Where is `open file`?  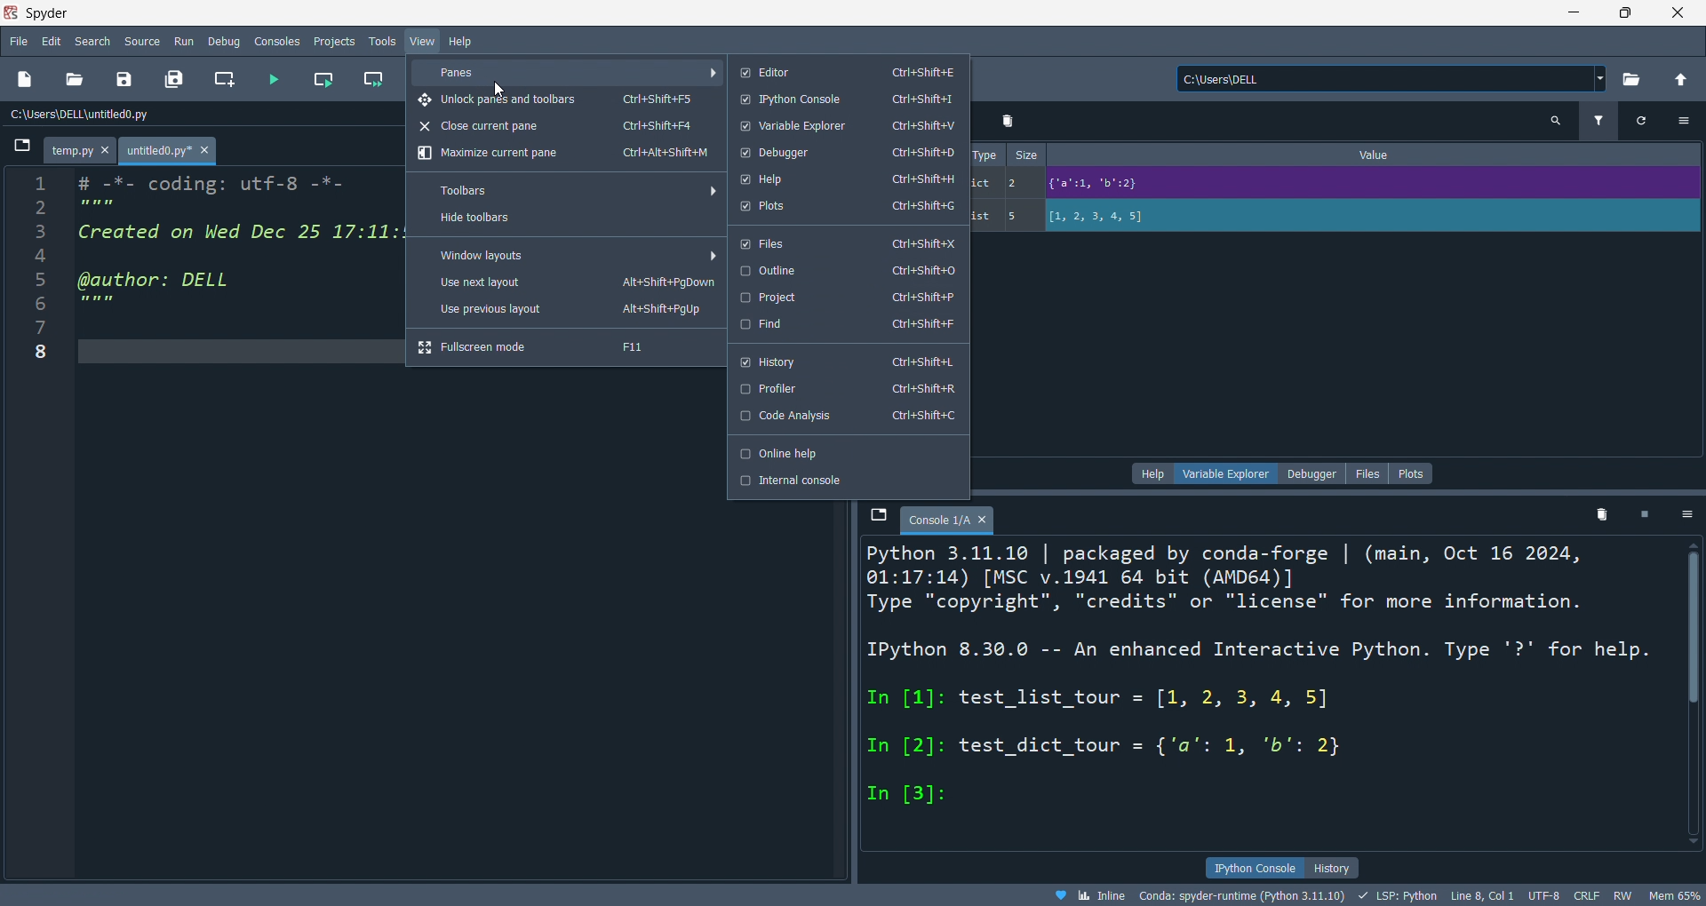 open file is located at coordinates (76, 77).